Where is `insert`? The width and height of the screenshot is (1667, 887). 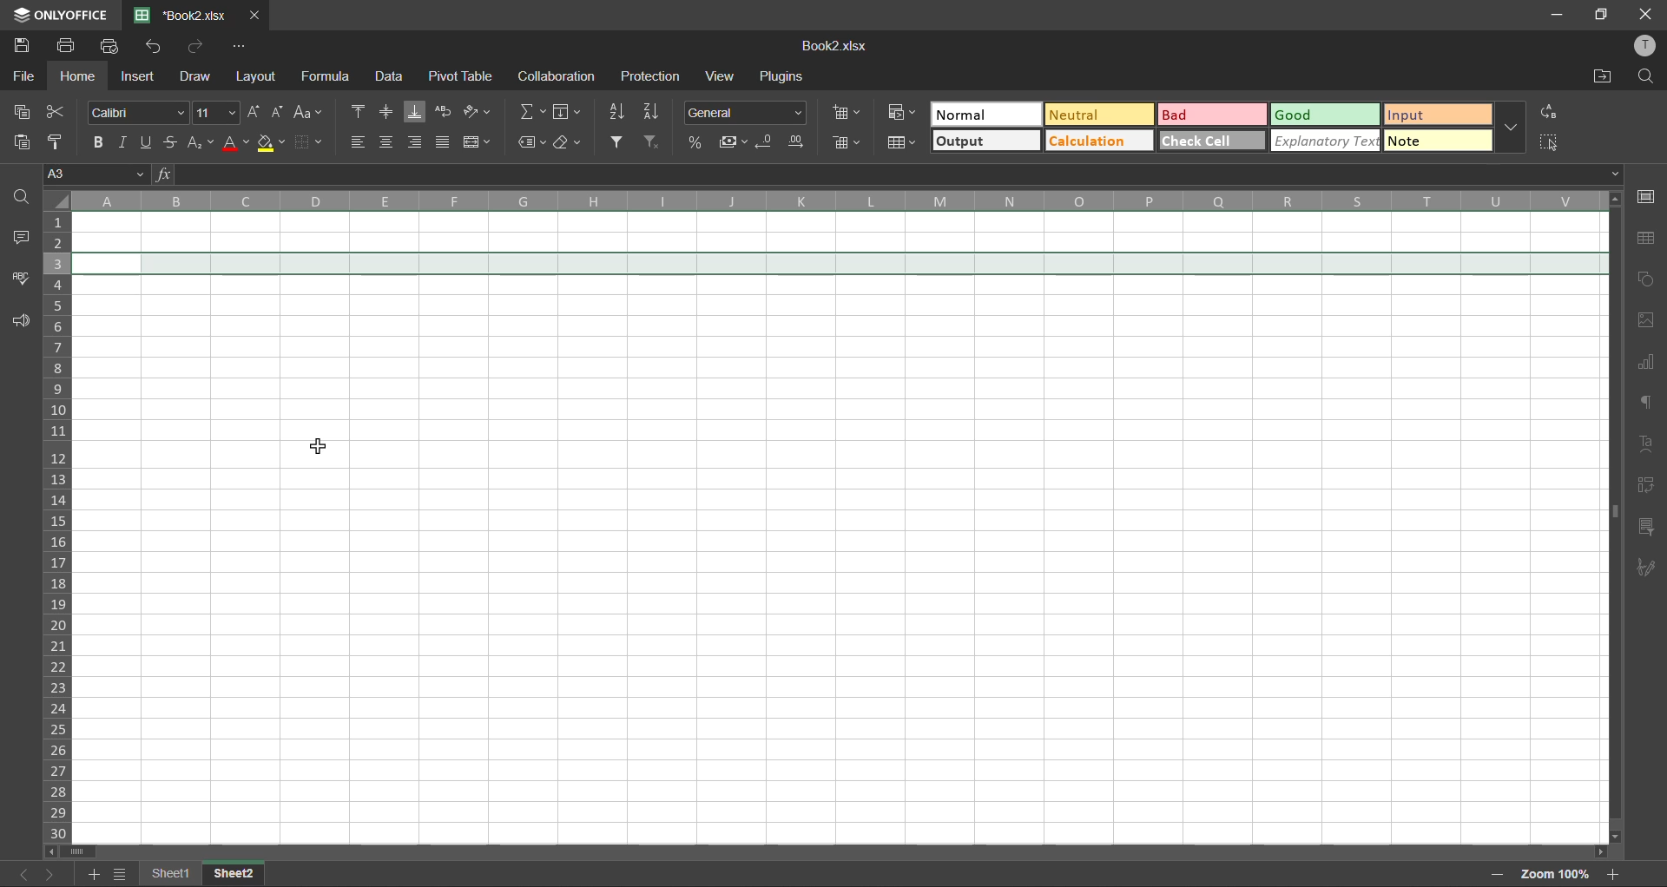
insert is located at coordinates (140, 75).